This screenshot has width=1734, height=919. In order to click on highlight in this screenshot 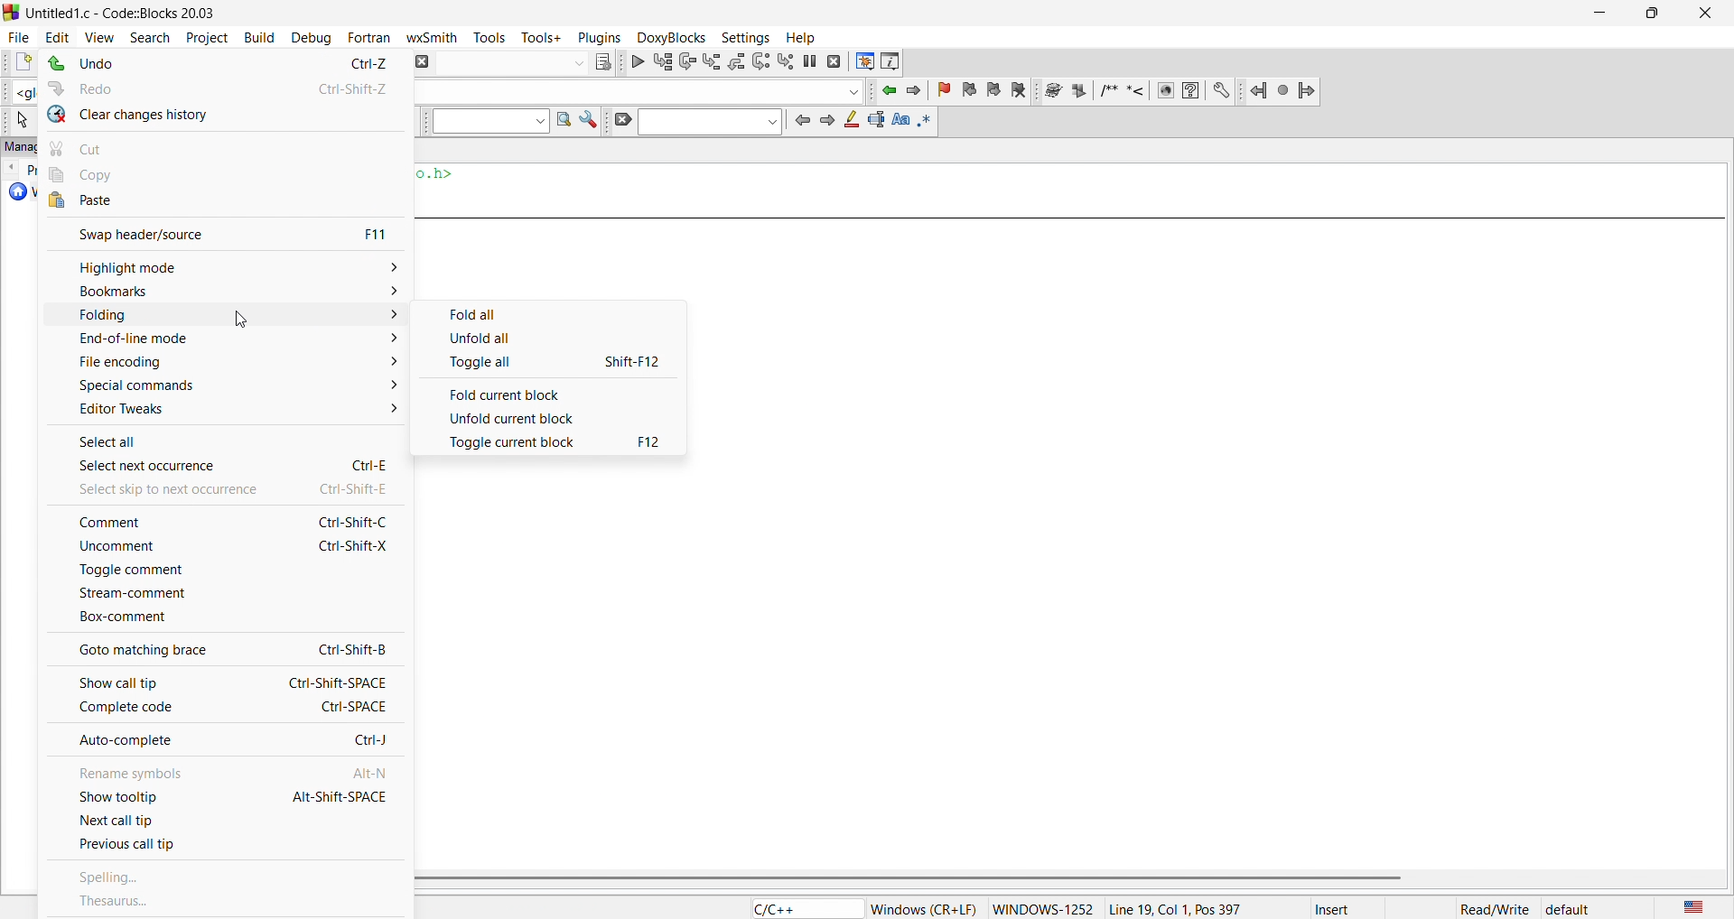, I will do `click(849, 122)`.